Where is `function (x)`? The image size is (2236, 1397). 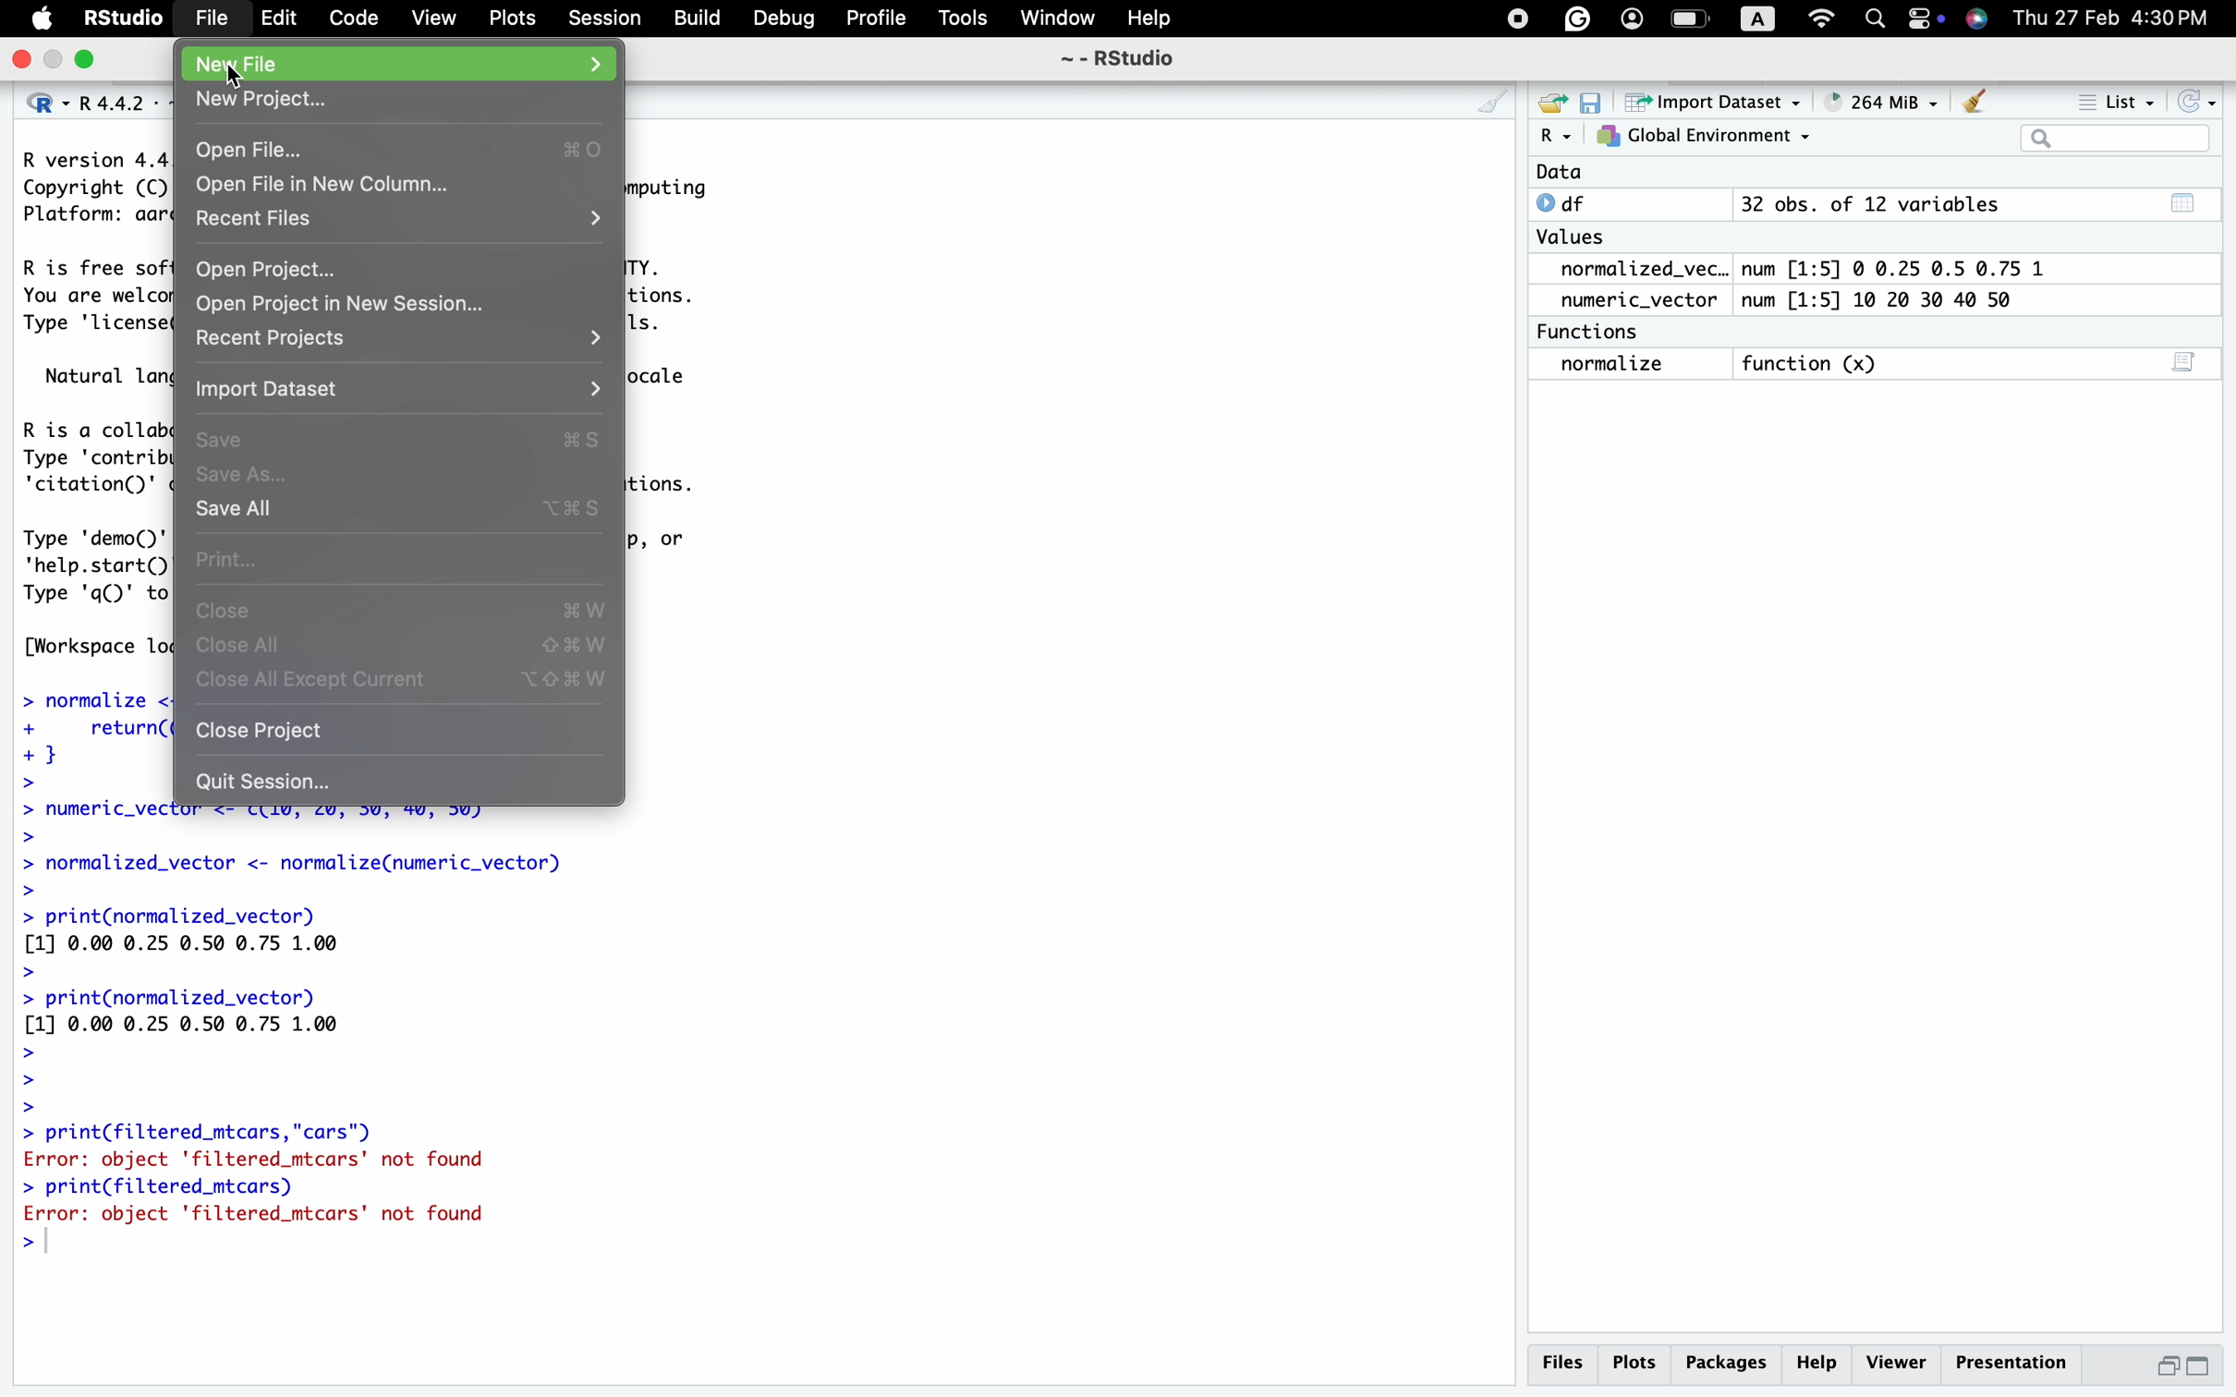
function (x) is located at coordinates (1815, 360).